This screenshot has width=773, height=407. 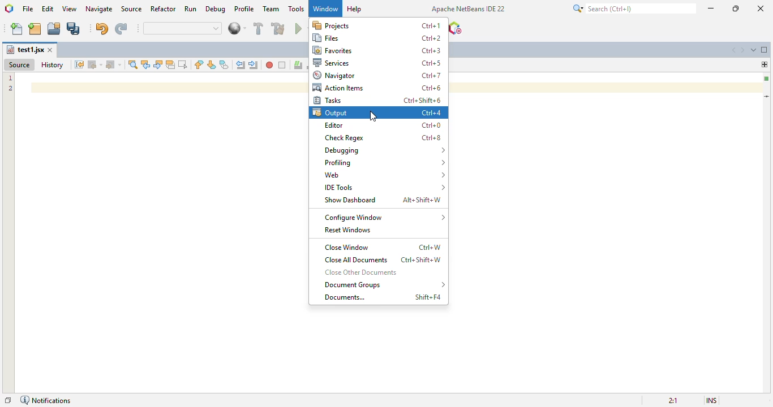 I want to click on save all, so click(x=74, y=29).